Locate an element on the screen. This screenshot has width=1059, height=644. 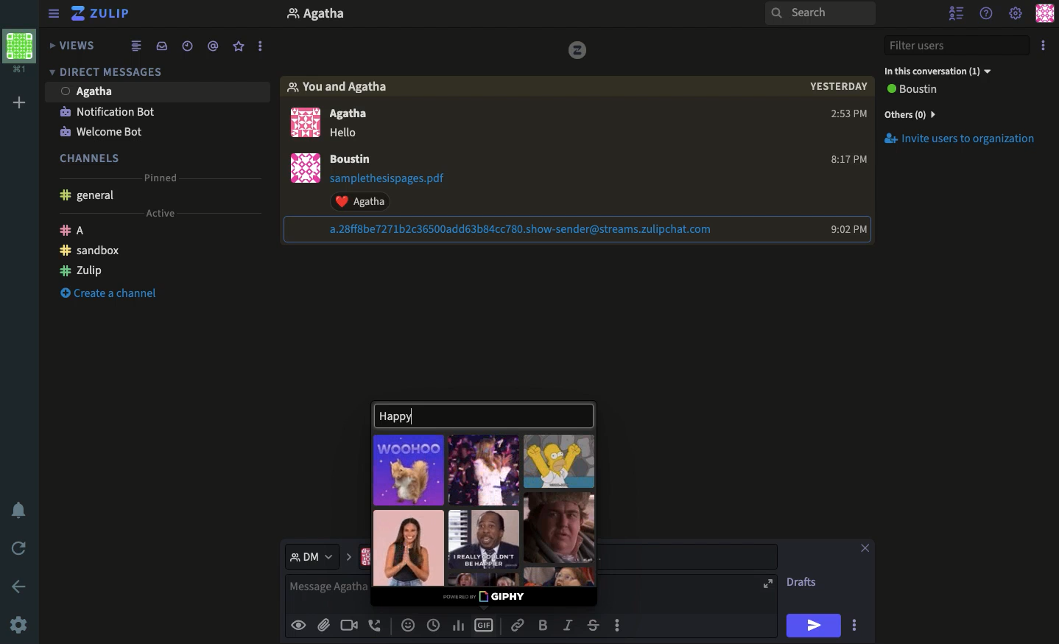
Notification settings is located at coordinates (16, 509).